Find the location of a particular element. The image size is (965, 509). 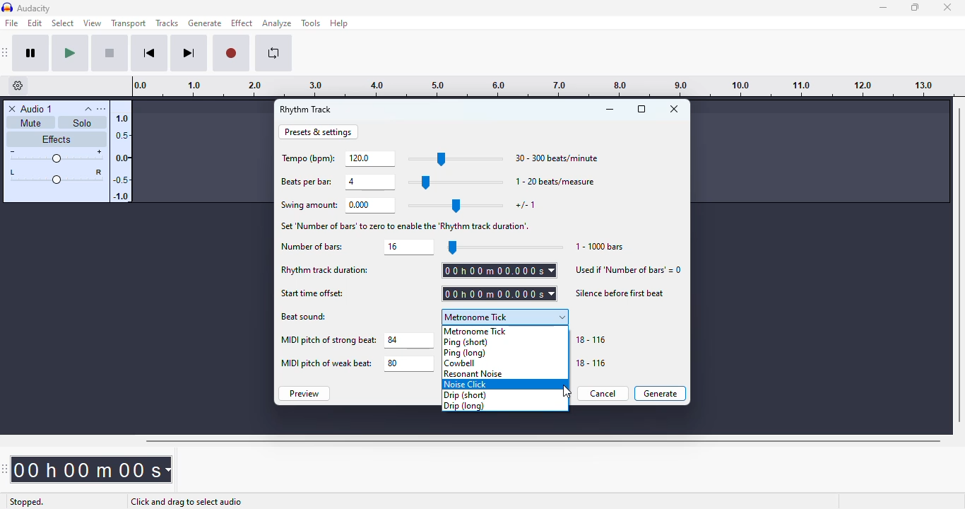

close is located at coordinates (947, 7).